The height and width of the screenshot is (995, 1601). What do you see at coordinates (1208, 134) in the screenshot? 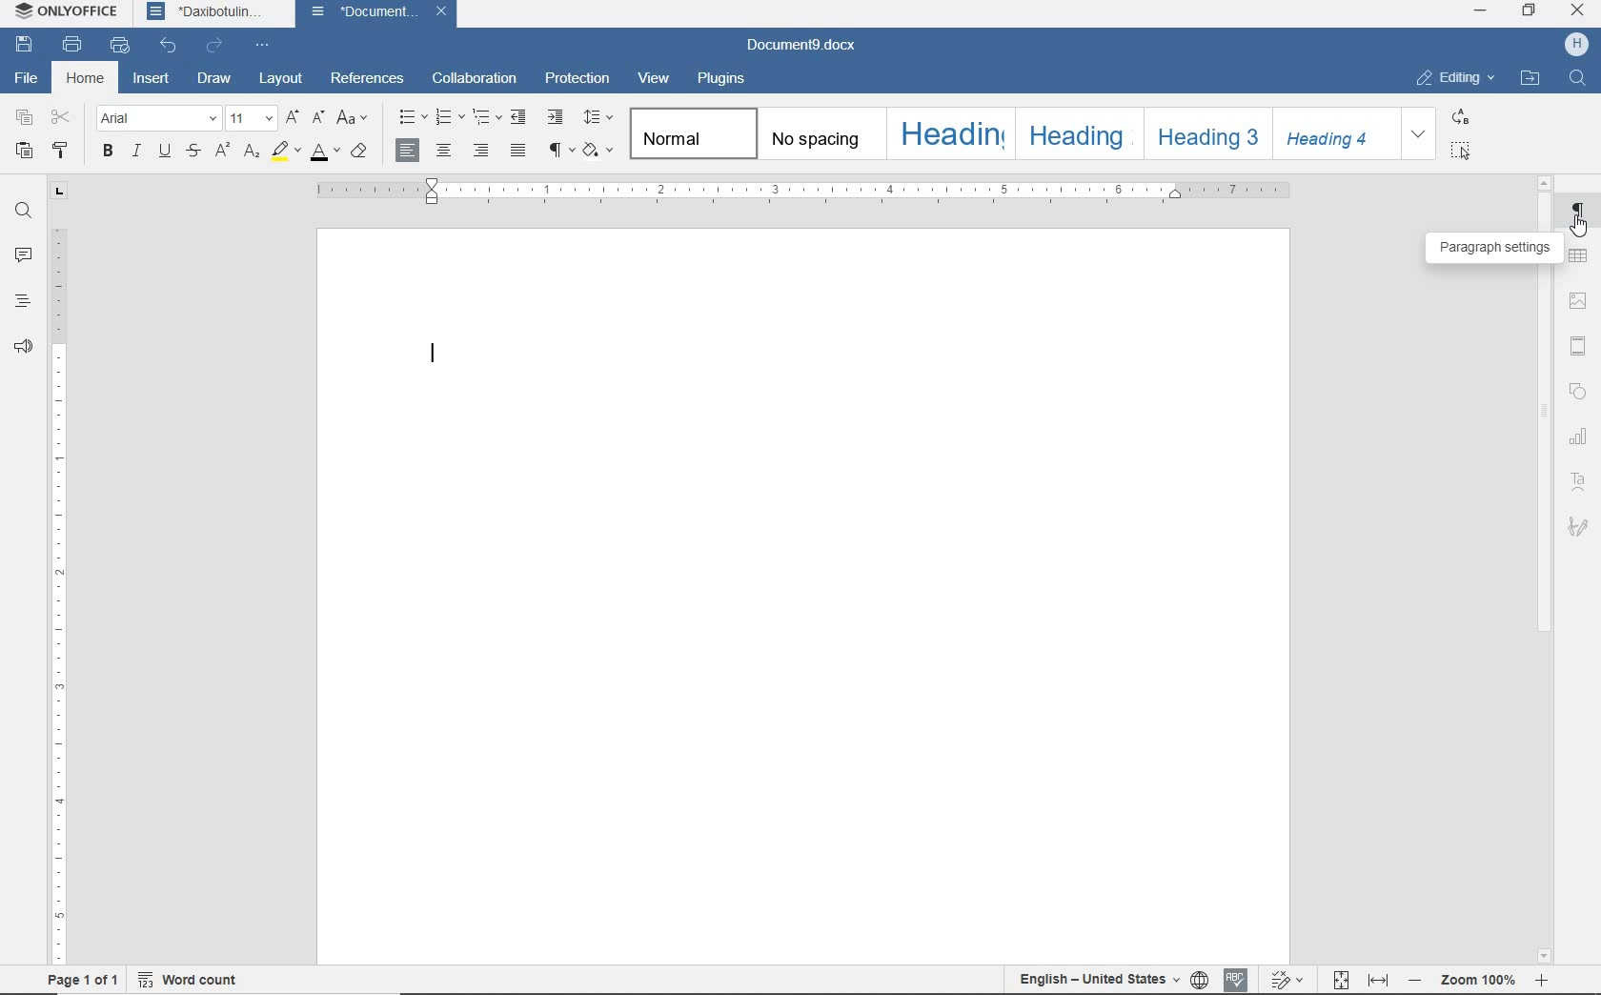
I see `Heading 3` at bounding box center [1208, 134].